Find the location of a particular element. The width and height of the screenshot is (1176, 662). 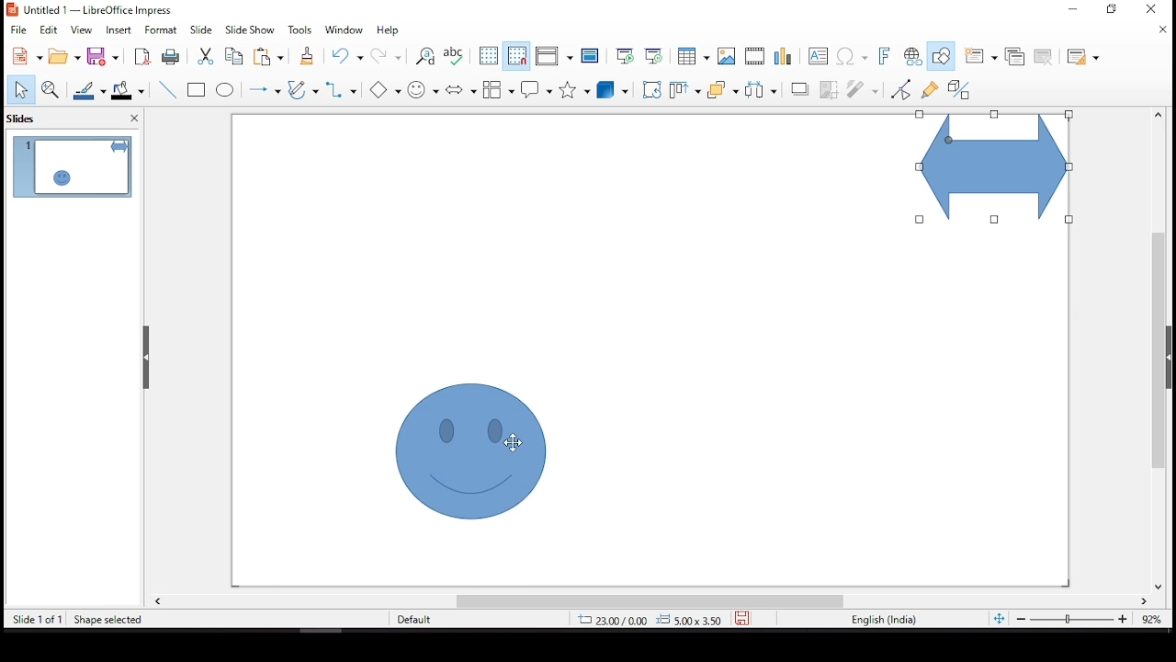

print is located at coordinates (170, 57).